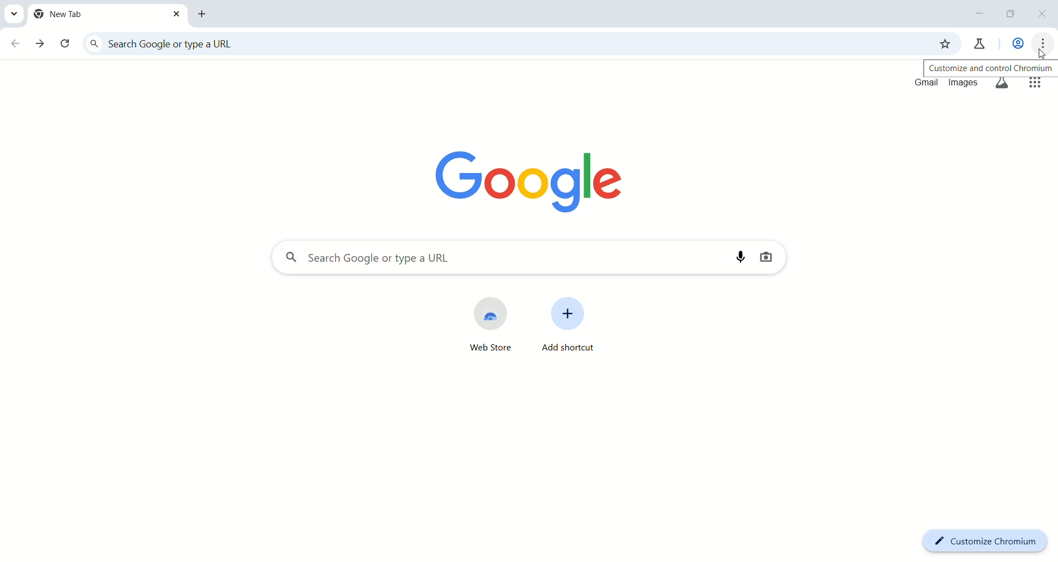  I want to click on go back, so click(16, 44).